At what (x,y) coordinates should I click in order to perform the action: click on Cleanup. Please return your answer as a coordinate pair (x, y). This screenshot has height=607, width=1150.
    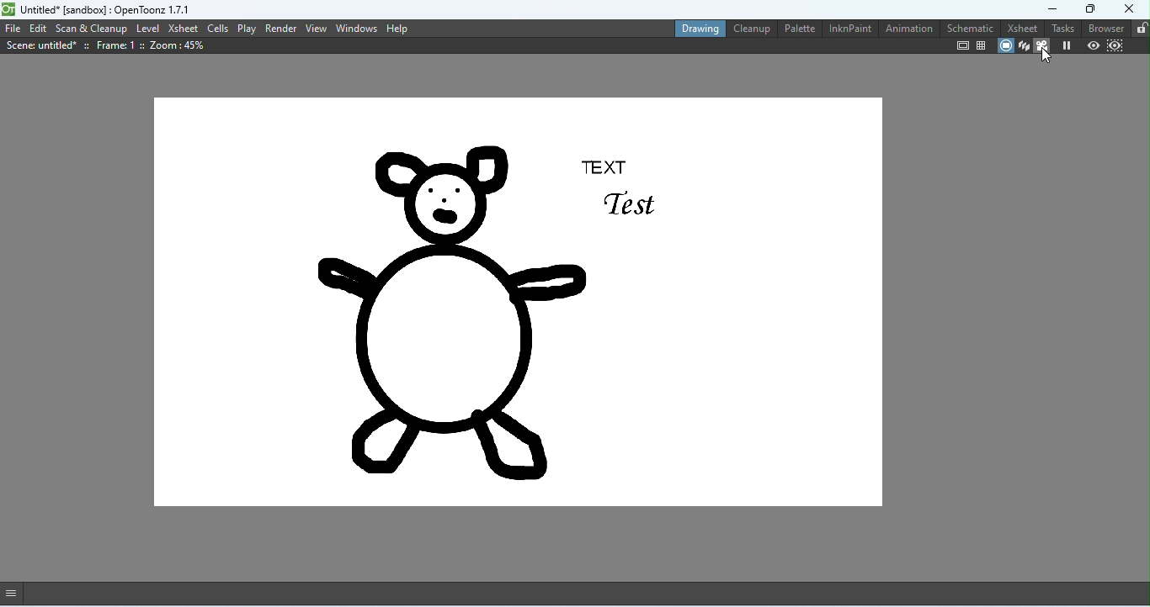
    Looking at the image, I should click on (750, 30).